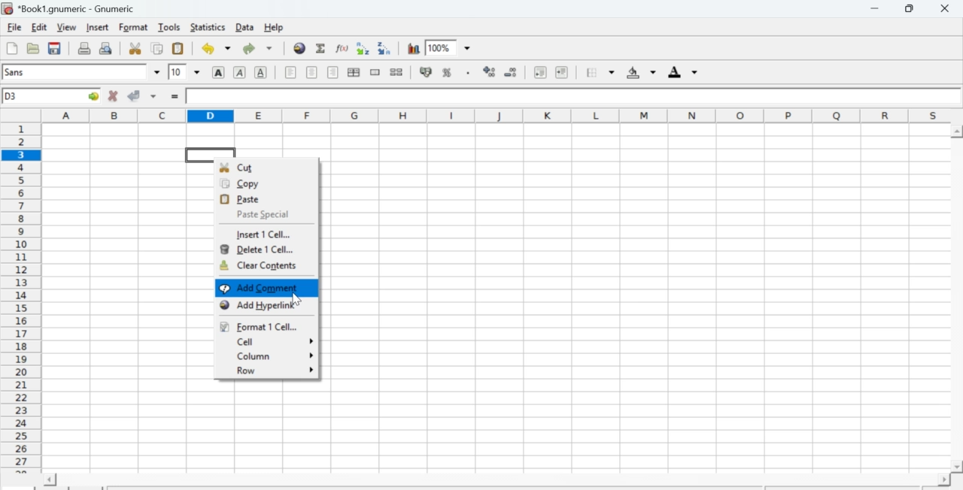  Describe the element at coordinates (111, 95) in the screenshot. I see `Cancel change` at that location.